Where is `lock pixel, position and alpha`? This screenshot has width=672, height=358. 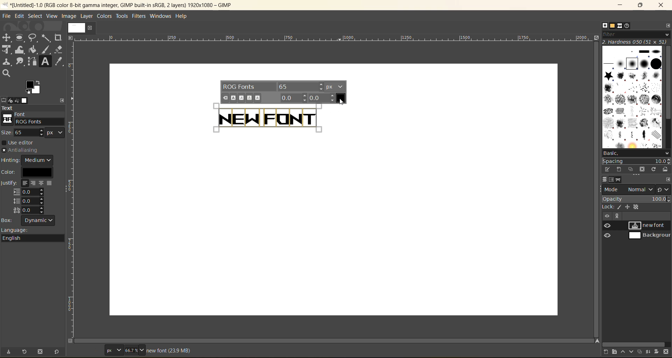 lock pixel, position and alpha is located at coordinates (636, 207).